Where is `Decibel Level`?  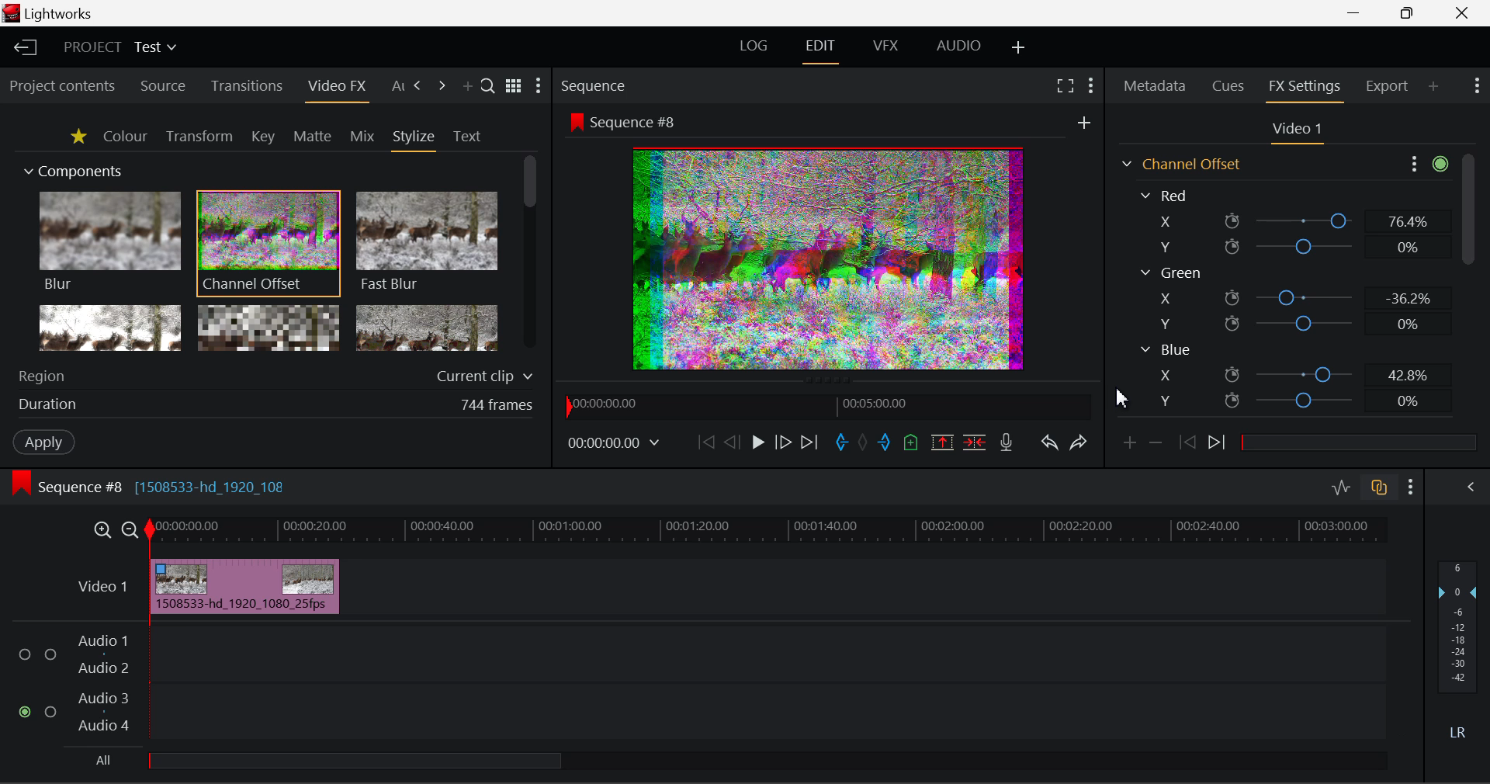 Decibel Level is located at coordinates (1459, 648).